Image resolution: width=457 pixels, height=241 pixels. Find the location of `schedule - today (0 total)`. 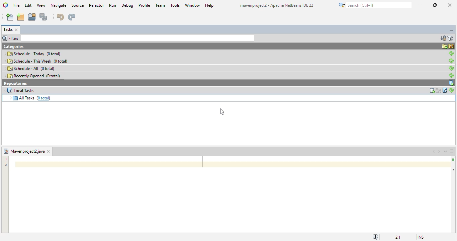

schedule - today (0 total) is located at coordinates (33, 54).